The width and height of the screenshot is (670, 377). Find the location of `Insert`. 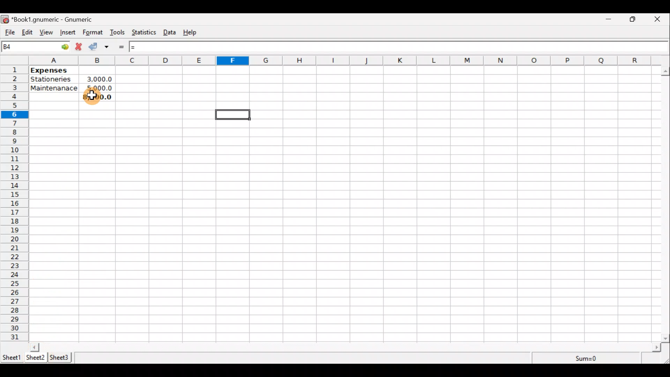

Insert is located at coordinates (69, 33).